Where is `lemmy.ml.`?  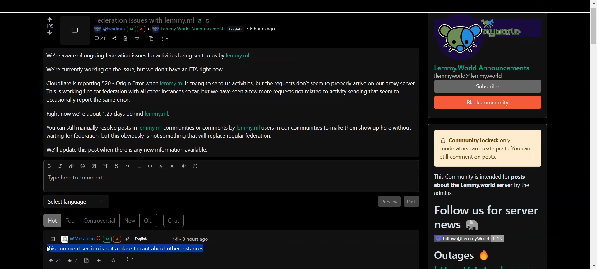 lemmy.ml. is located at coordinates (242, 56).